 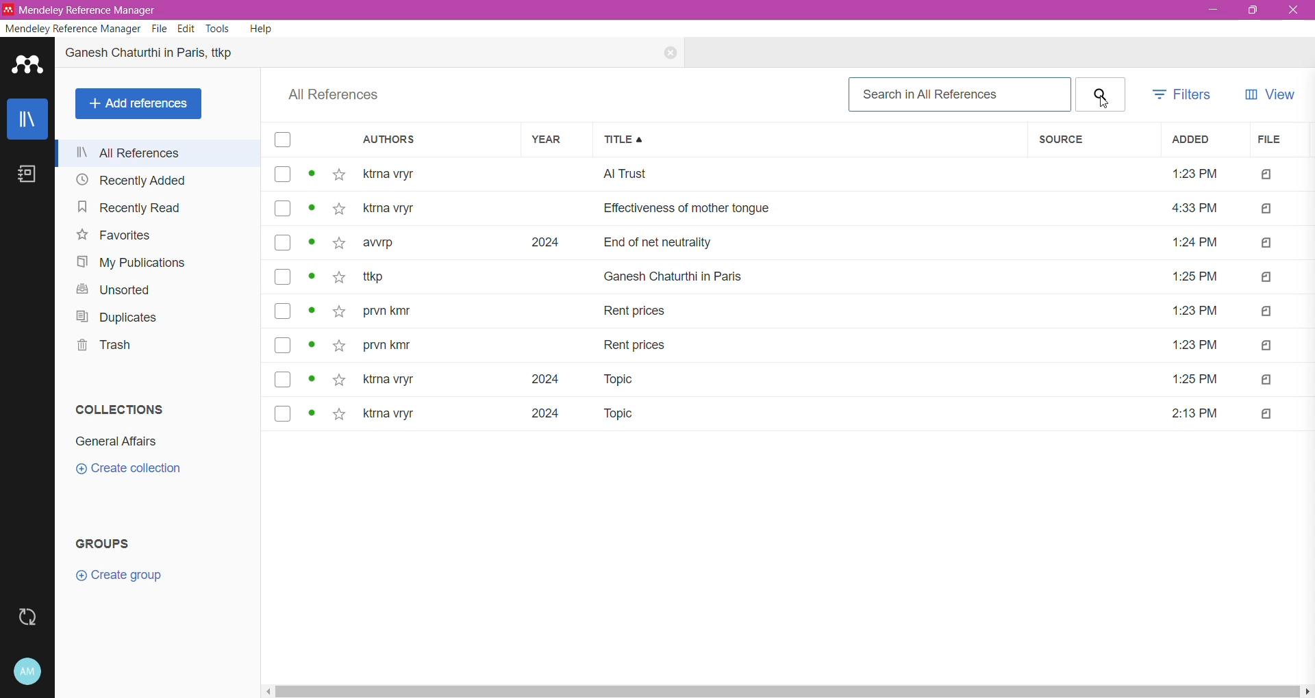 What do you see at coordinates (340, 209) in the screenshot?
I see `add to favorites` at bounding box center [340, 209].